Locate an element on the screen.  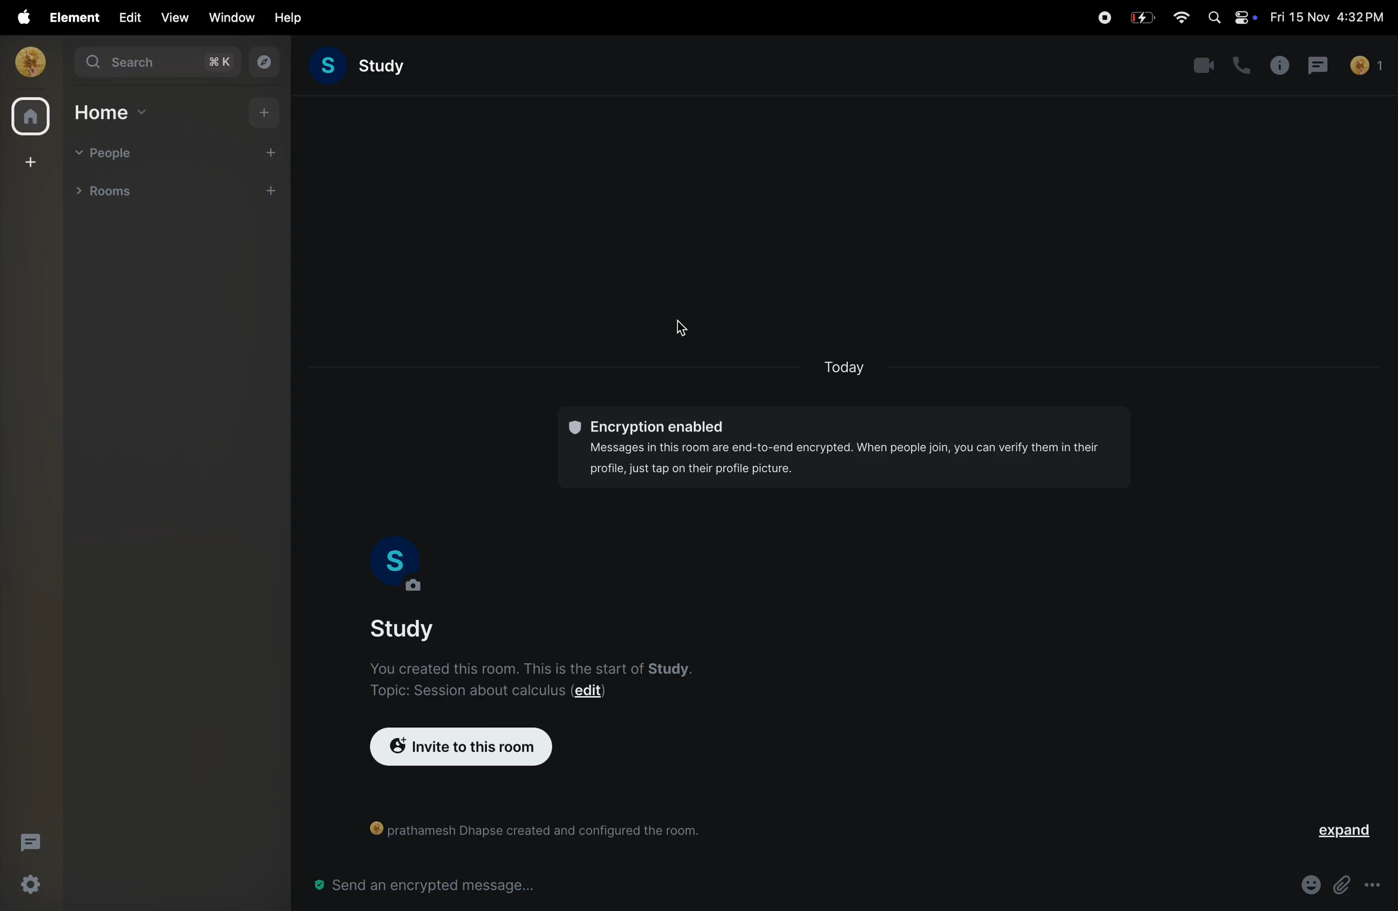
add is located at coordinates (260, 114).